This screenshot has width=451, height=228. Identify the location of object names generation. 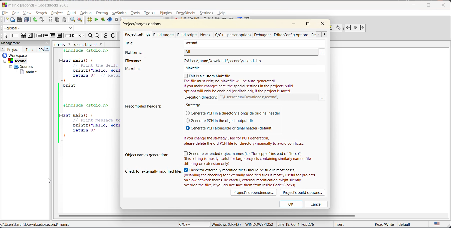
(147, 155).